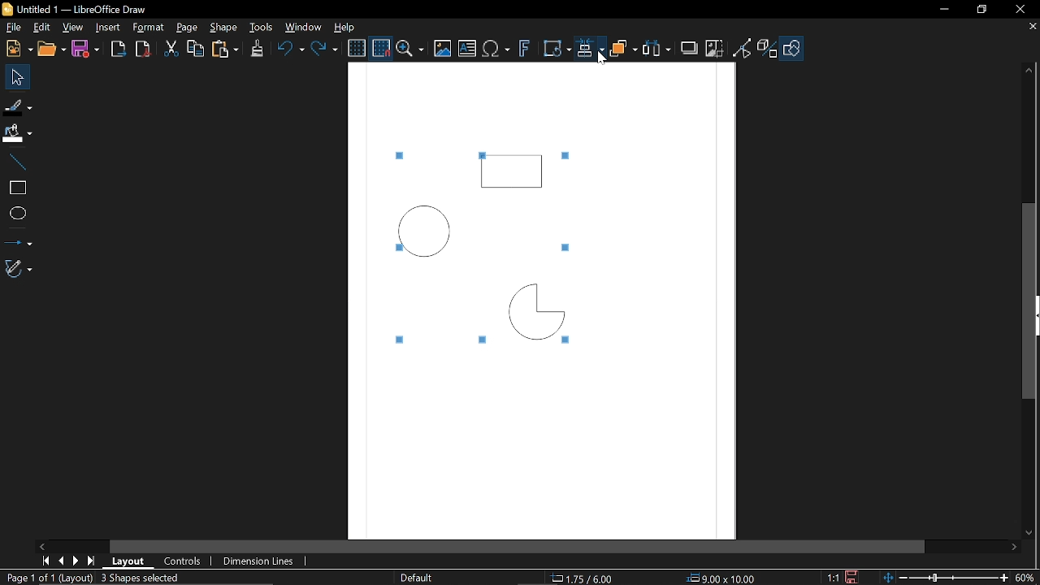  What do you see at coordinates (41, 546) in the screenshot?
I see `Move left` at bounding box center [41, 546].